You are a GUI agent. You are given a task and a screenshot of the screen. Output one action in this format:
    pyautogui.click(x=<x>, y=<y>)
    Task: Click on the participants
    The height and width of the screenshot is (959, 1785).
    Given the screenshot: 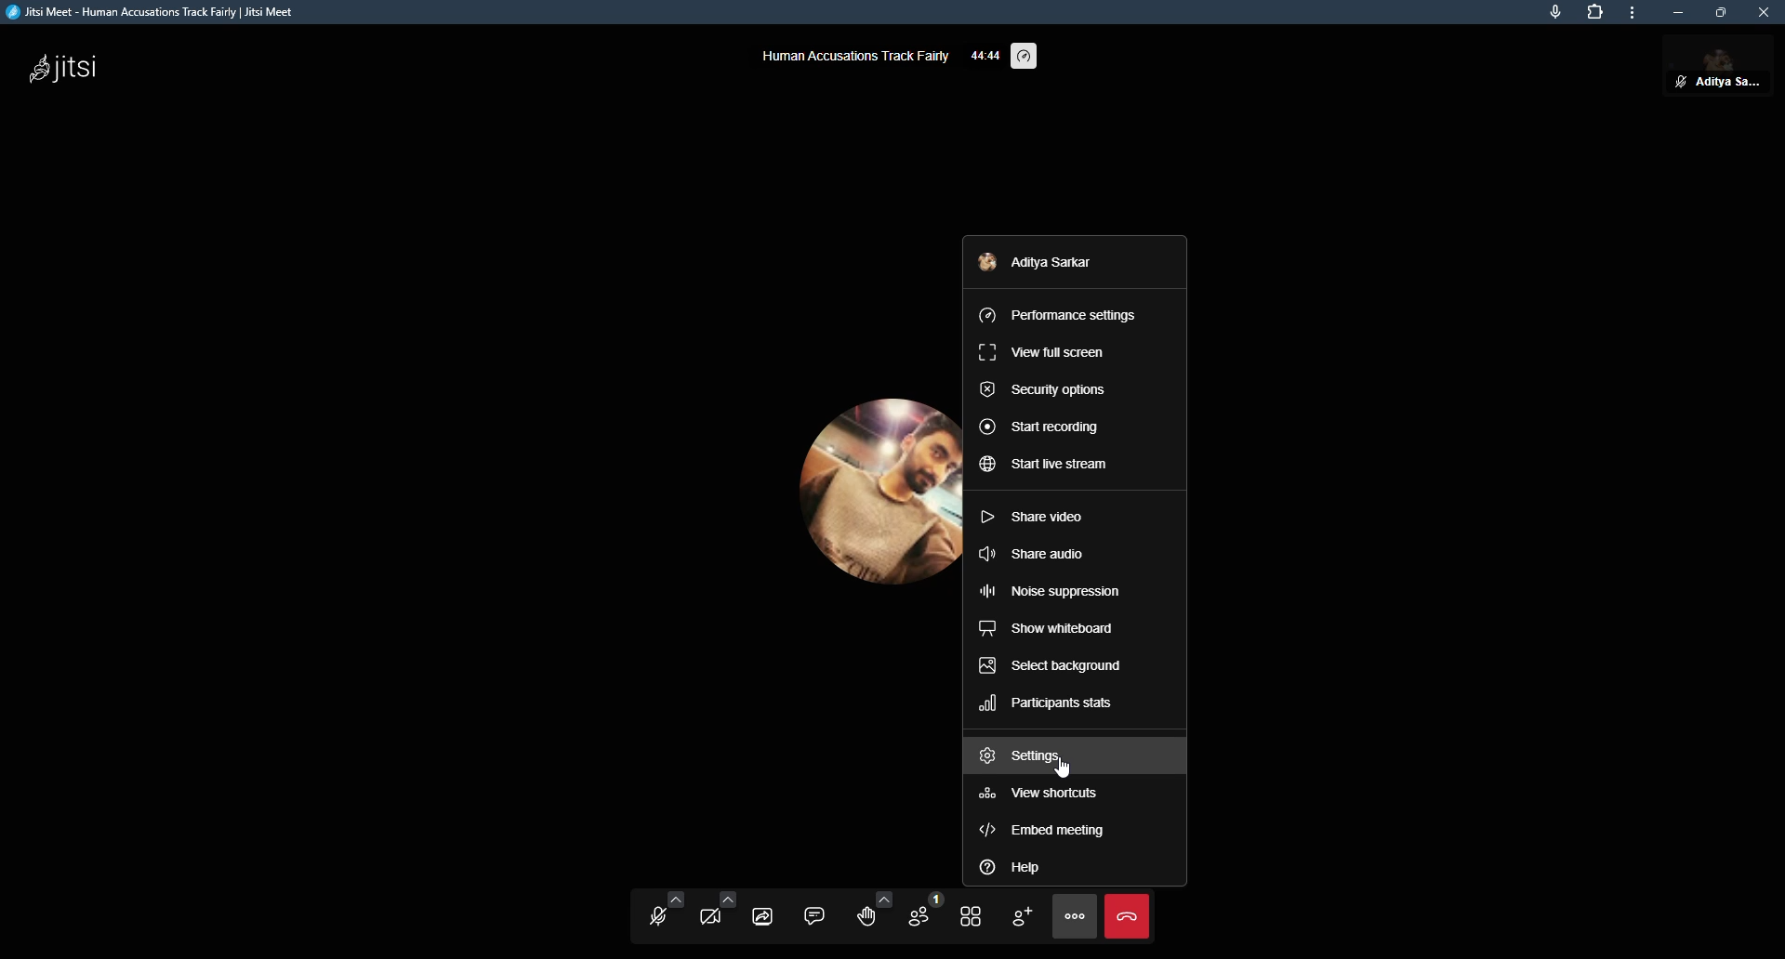 What is the action you would take?
    pyautogui.click(x=916, y=913)
    